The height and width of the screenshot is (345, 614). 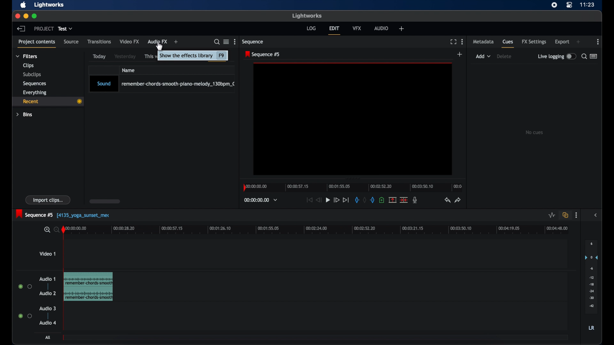 I want to click on today, so click(x=99, y=57).